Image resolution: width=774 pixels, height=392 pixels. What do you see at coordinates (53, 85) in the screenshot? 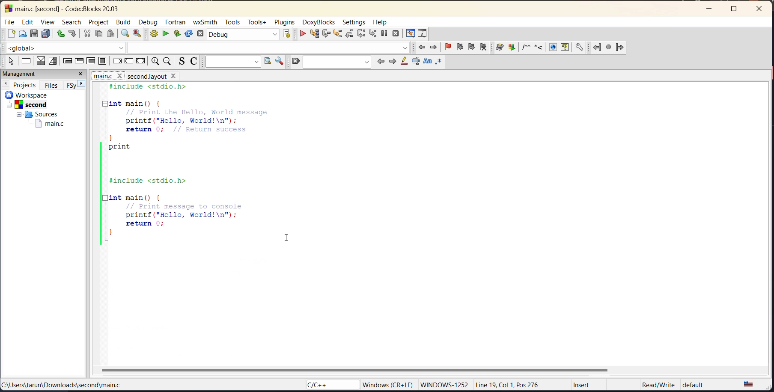
I see `files` at bounding box center [53, 85].